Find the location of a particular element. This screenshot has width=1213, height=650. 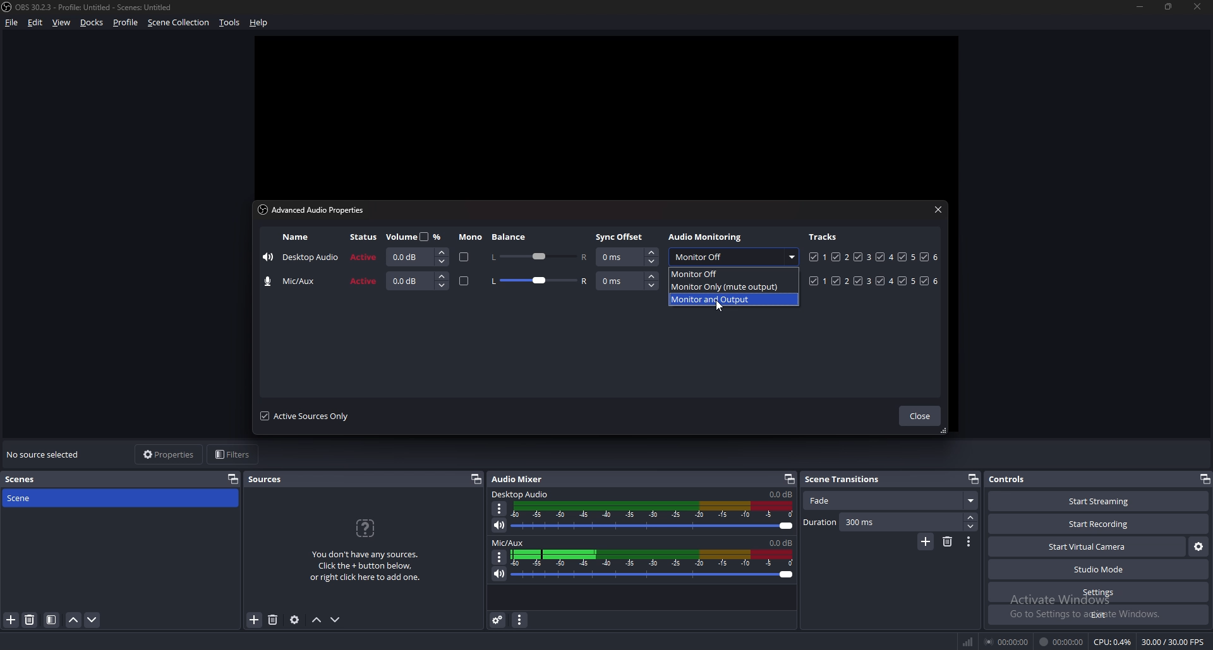

mute is located at coordinates (500, 525).